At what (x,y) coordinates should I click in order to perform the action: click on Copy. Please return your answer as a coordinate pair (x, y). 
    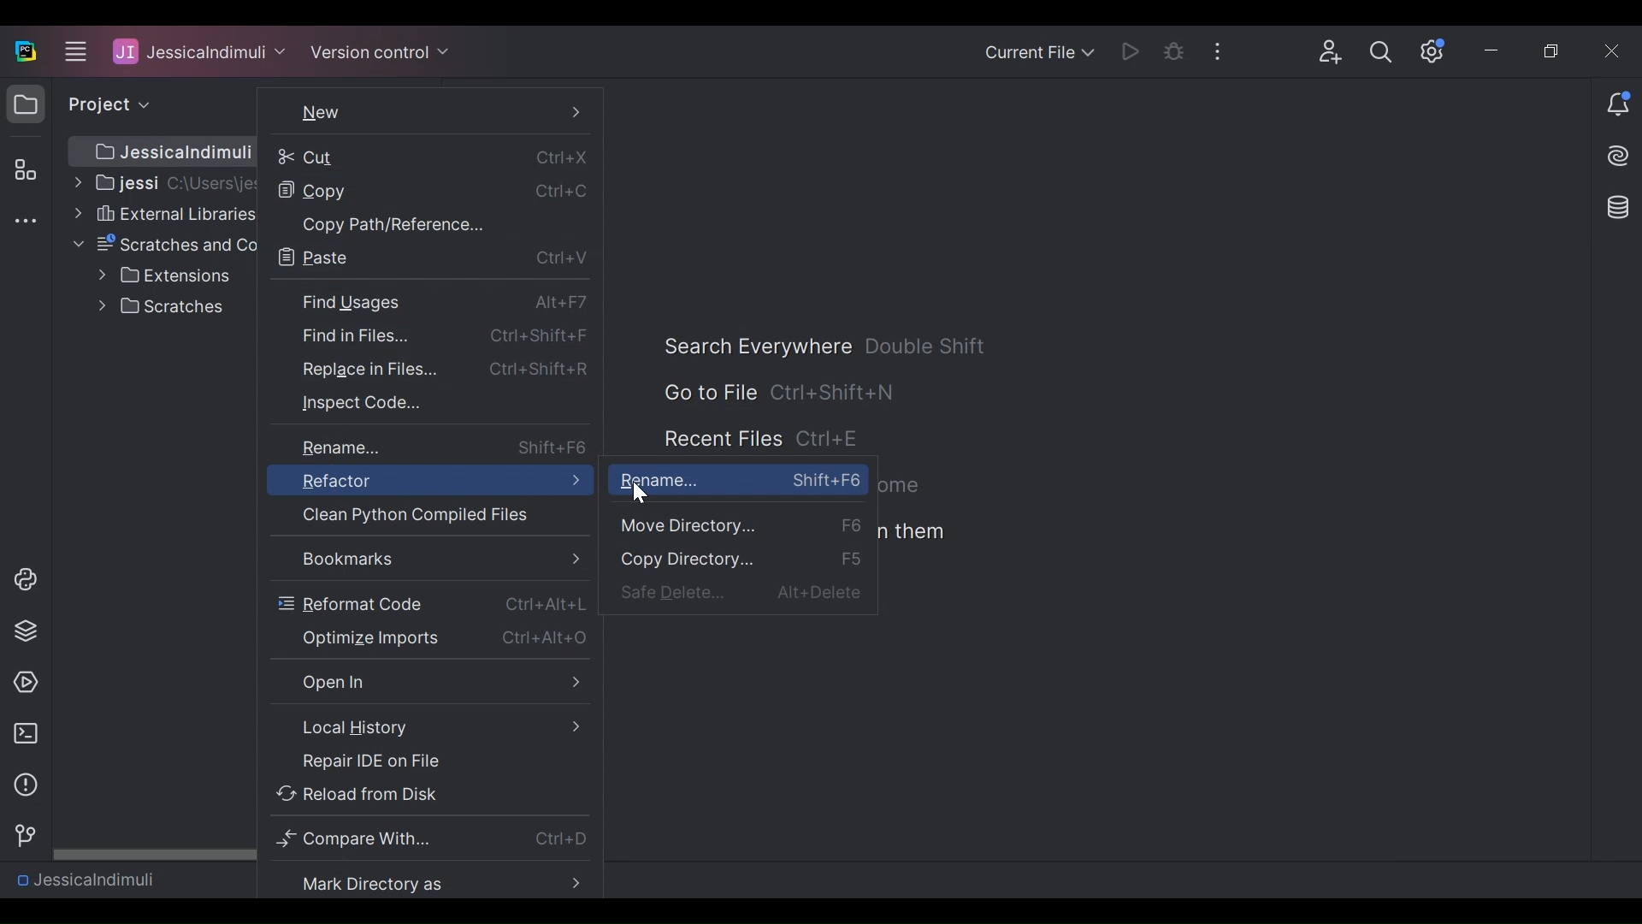
    Looking at the image, I should click on (426, 192).